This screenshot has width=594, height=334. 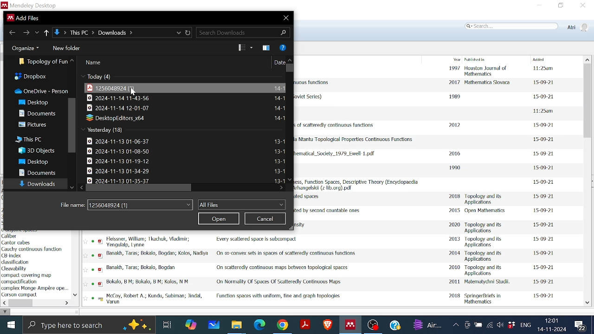 I want to click on Google chrome, so click(x=283, y=325).